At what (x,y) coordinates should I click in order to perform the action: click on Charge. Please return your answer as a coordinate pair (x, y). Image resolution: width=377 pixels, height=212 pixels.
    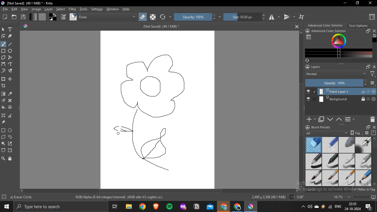
    Looking at the image, I should click on (323, 206).